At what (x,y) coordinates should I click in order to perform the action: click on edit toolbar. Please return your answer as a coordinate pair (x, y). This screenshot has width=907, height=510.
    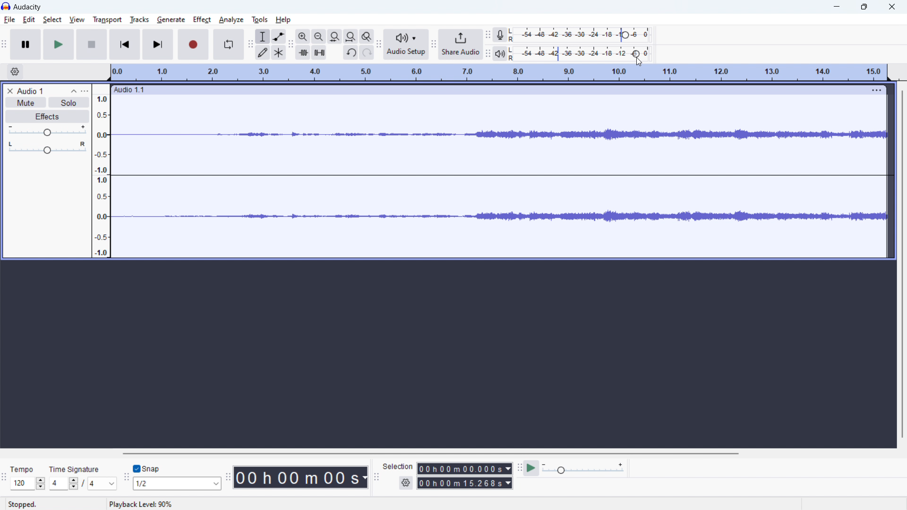
    Looking at the image, I should click on (291, 44).